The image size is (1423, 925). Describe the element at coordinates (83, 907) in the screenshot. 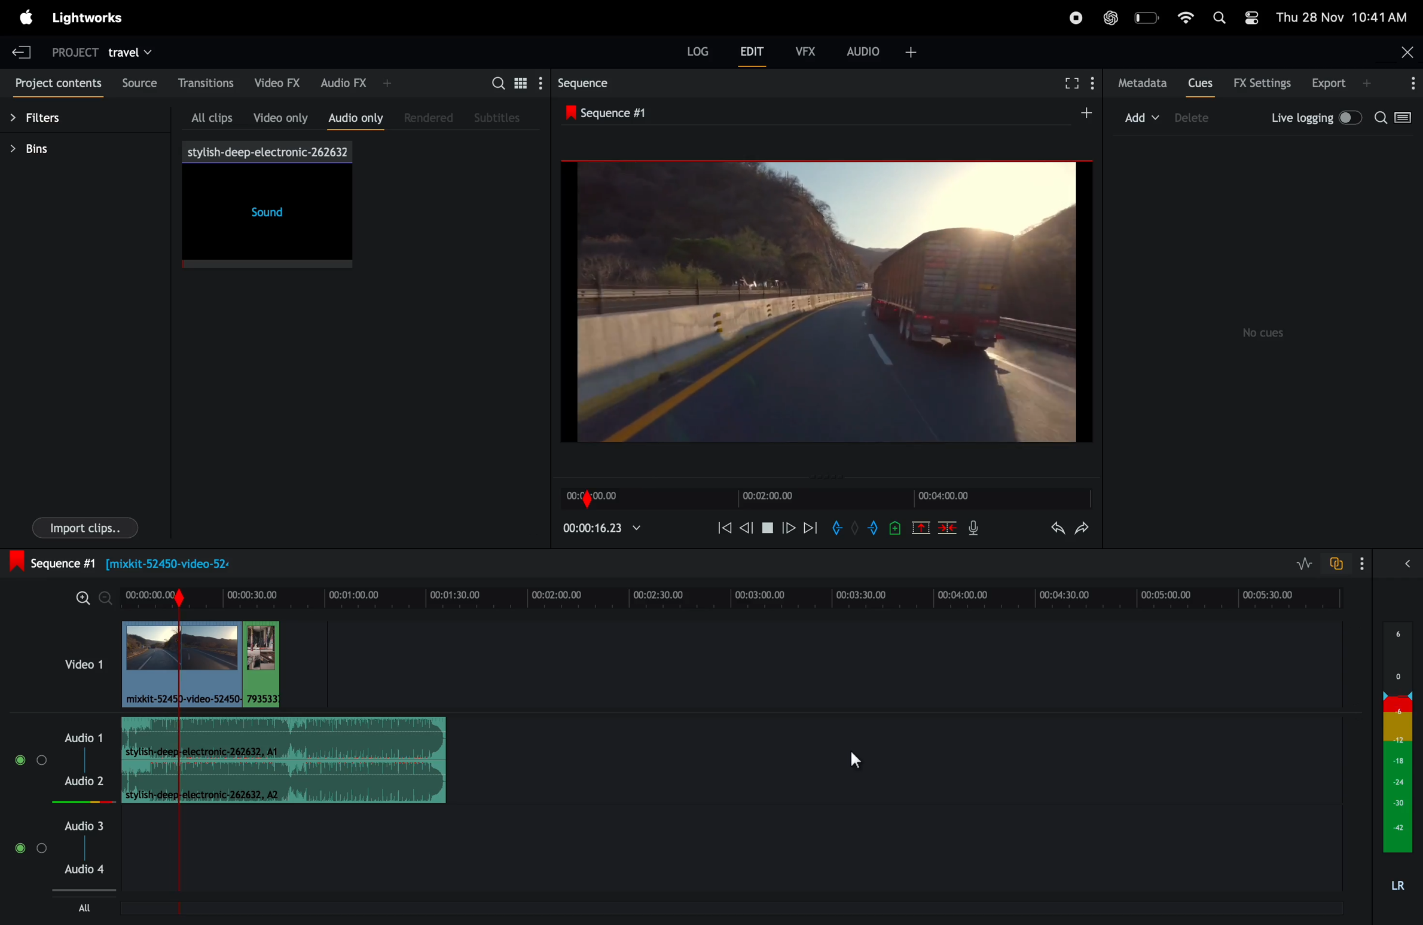

I see `All` at that location.